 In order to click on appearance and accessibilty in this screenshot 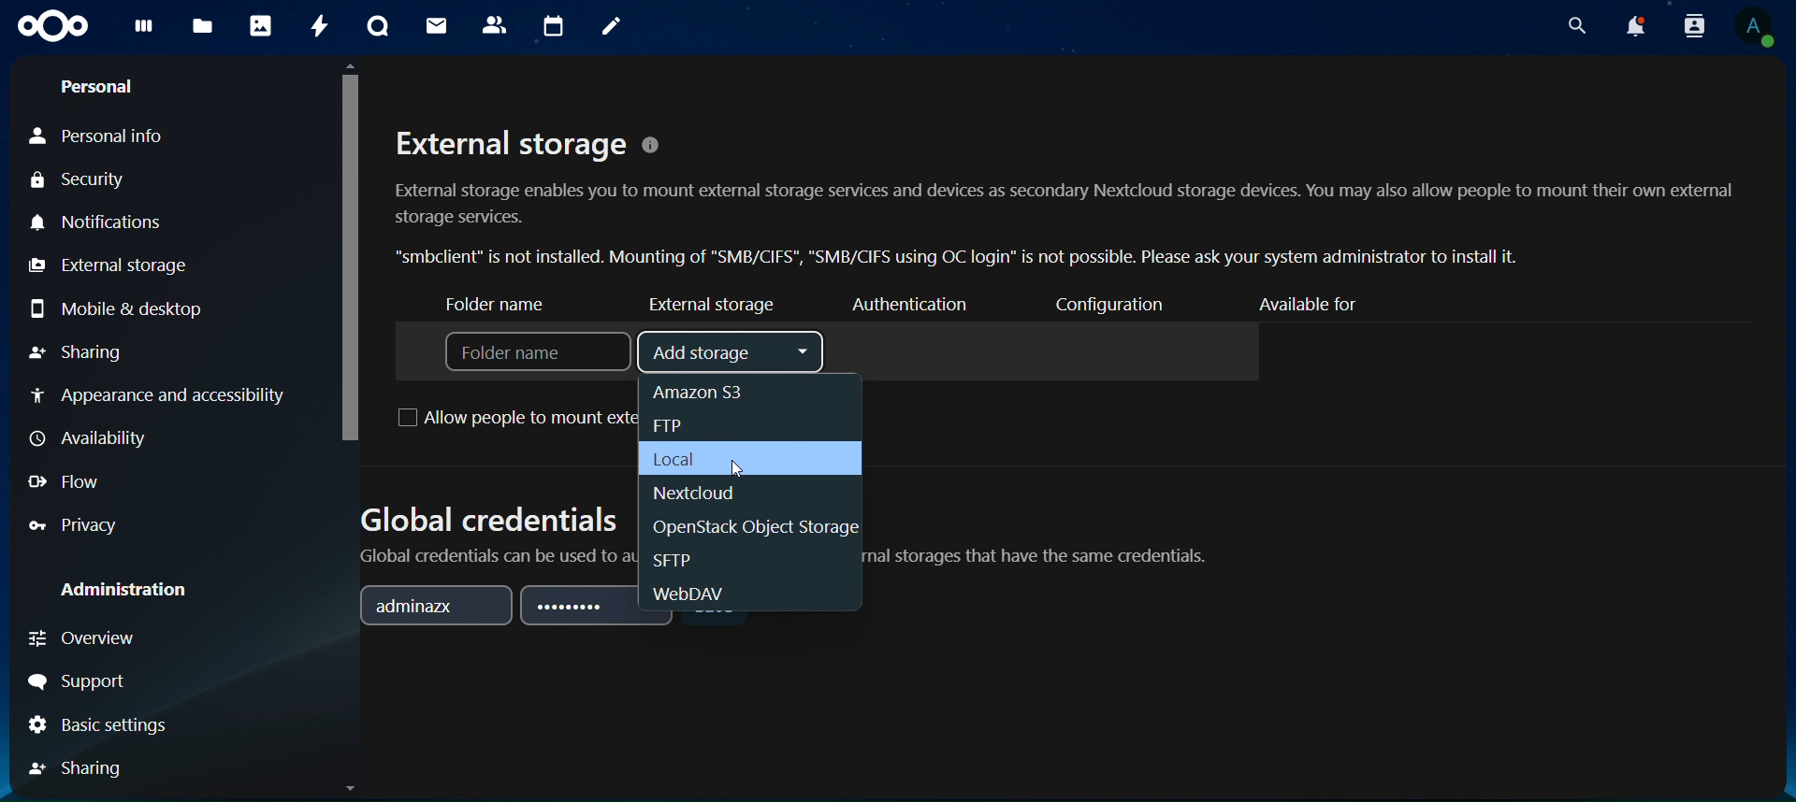, I will do `click(164, 395)`.